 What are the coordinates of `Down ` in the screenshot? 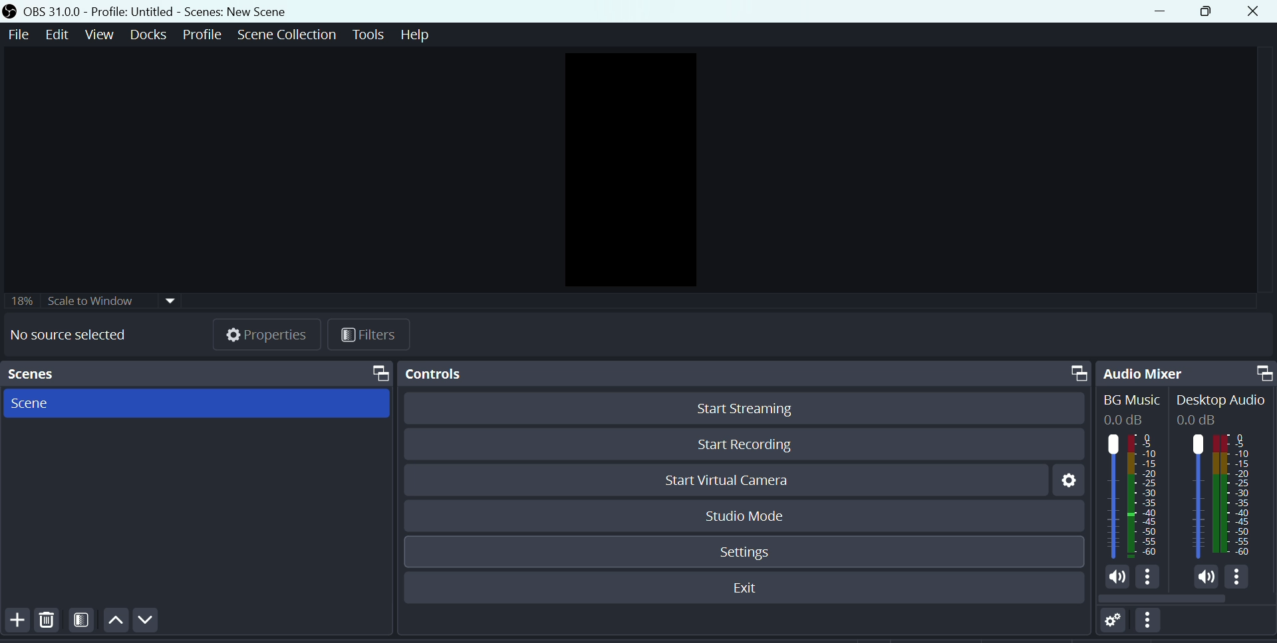 It's located at (150, 620).